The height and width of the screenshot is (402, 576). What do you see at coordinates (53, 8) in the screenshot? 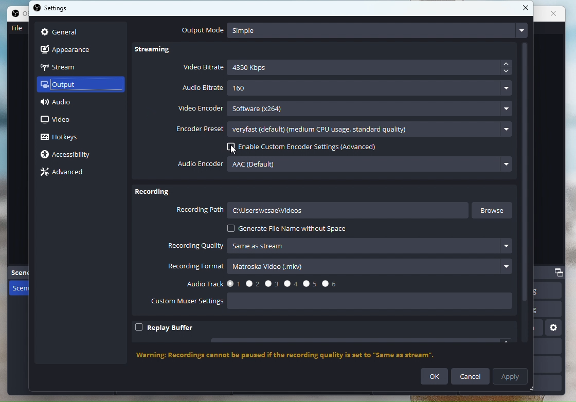
I see `Settings` at bounding box center [53, 8].